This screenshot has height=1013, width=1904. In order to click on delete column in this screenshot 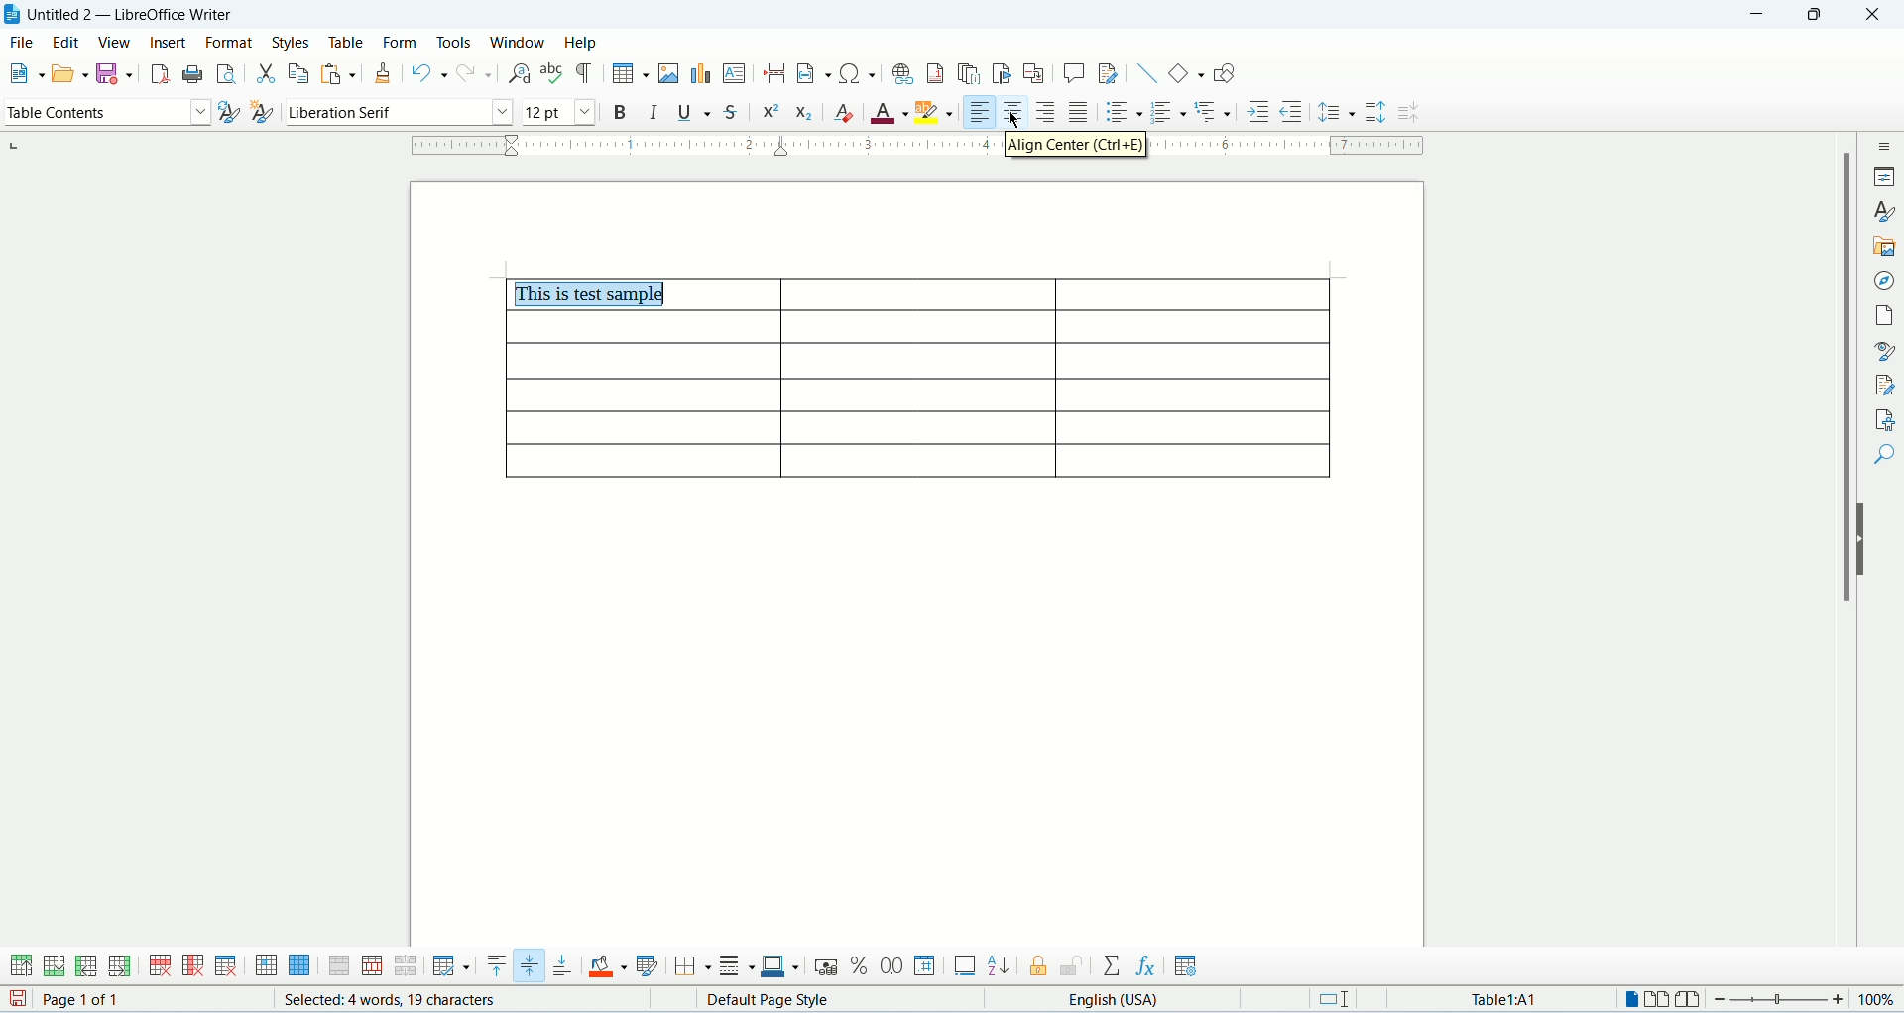, I will do `click(193, 967)`.